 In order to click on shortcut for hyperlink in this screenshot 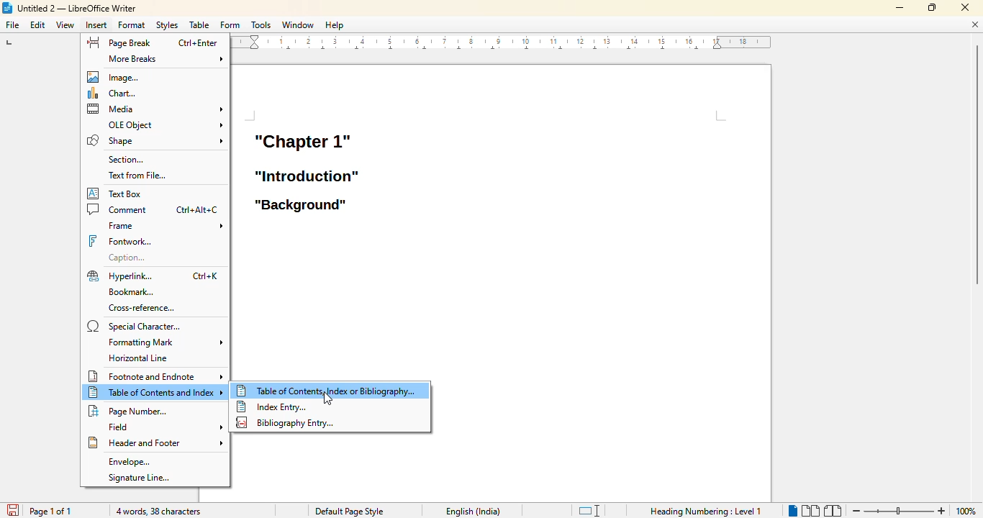, I will do `click(205, 276)`.